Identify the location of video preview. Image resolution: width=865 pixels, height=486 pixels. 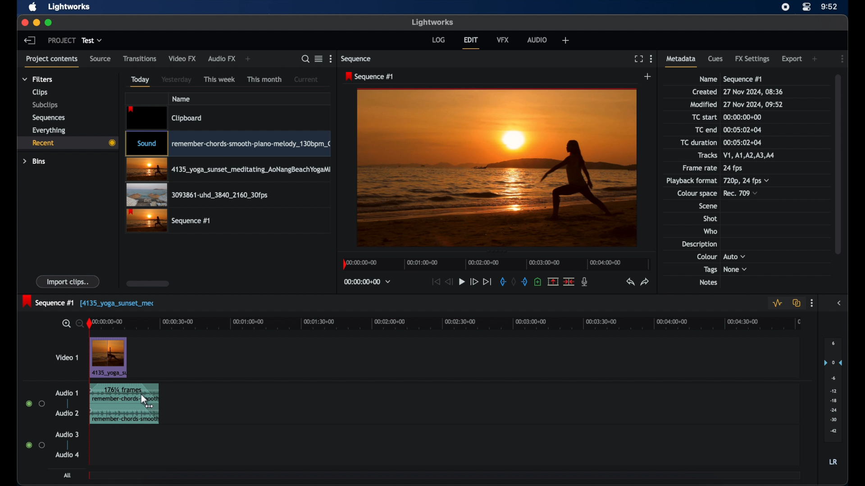
(497, 167).